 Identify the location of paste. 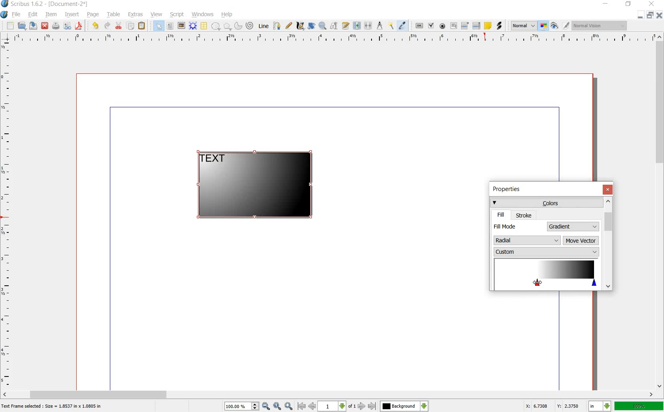
(142, 26).